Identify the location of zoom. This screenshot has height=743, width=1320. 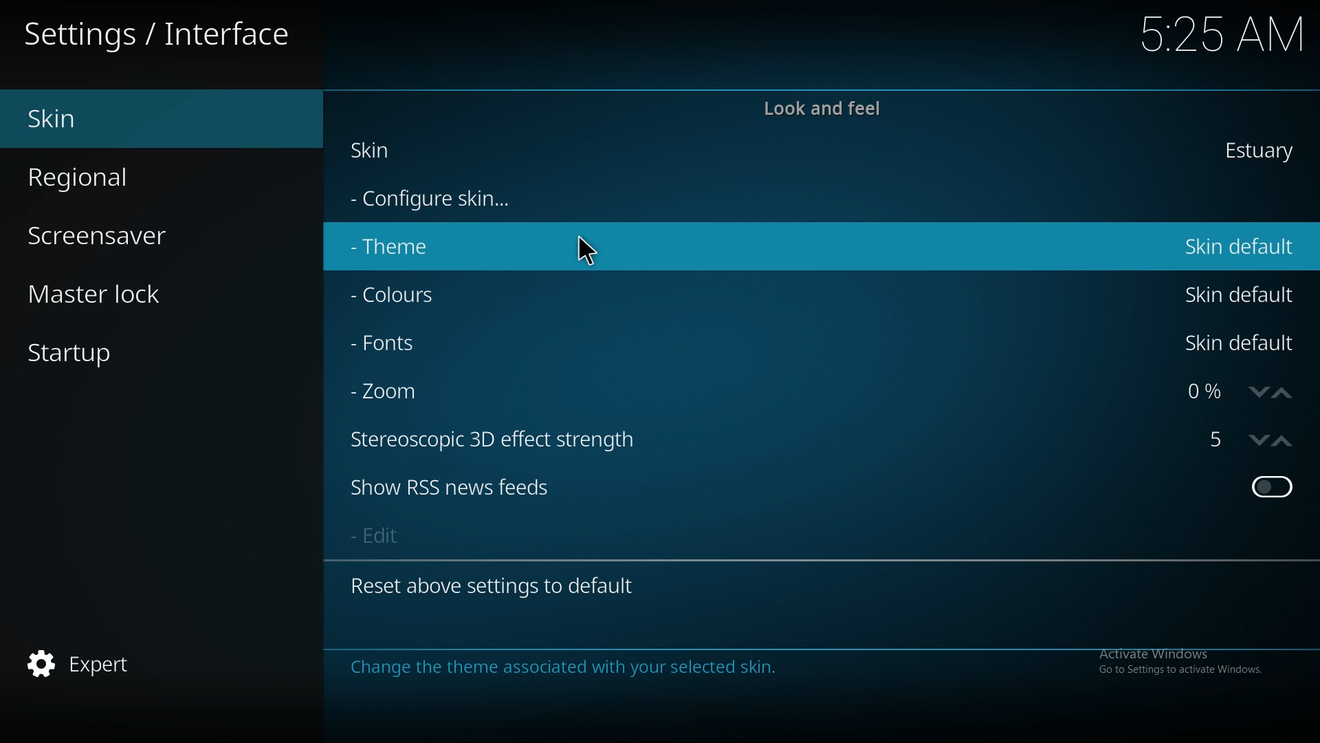
(430, 392).